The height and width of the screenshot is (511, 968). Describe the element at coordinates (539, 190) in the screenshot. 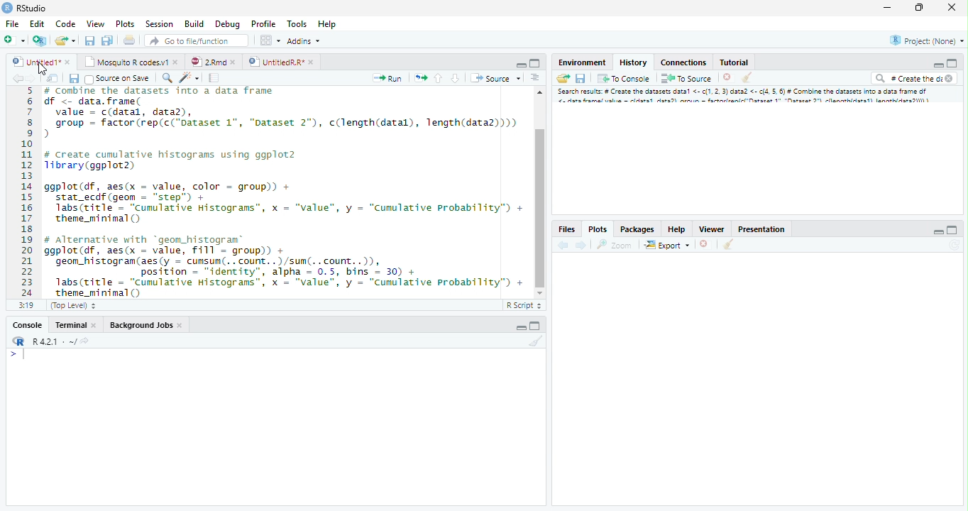

I see `Scrollbar` at that location.